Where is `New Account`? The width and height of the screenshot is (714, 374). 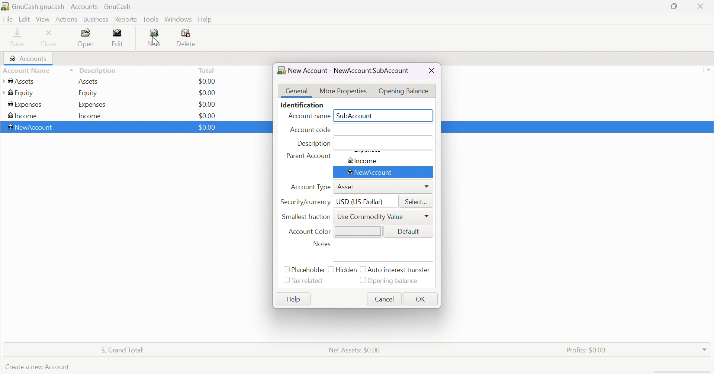 New Account is located at coordinates (371, 173).